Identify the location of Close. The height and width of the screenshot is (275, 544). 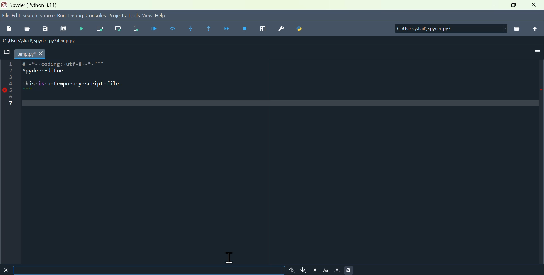
(7, 270).